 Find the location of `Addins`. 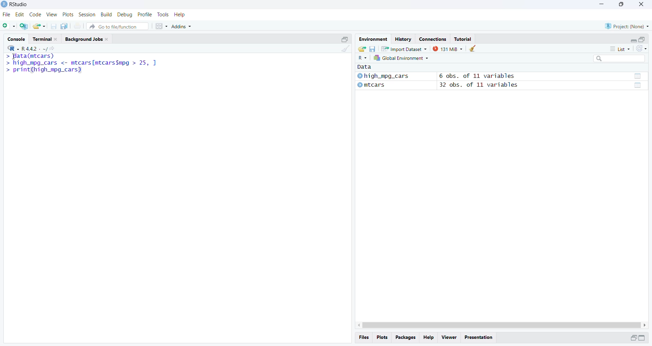

Addins is located at coordinates (181, 27).